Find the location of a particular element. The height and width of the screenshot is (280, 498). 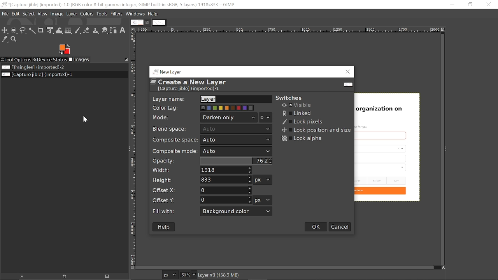

Ok is located at coordinates (316, 226).